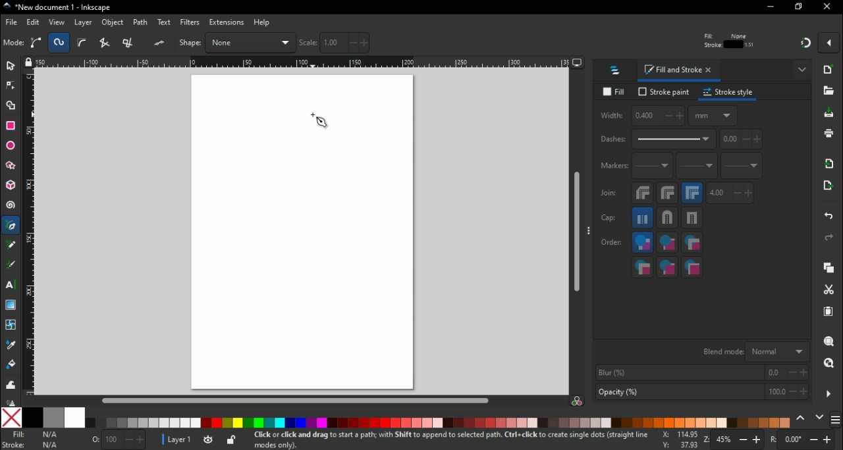 Image resolution: width=843 pixels, height=450 pixels. I want to click on units, so click(714, 118).